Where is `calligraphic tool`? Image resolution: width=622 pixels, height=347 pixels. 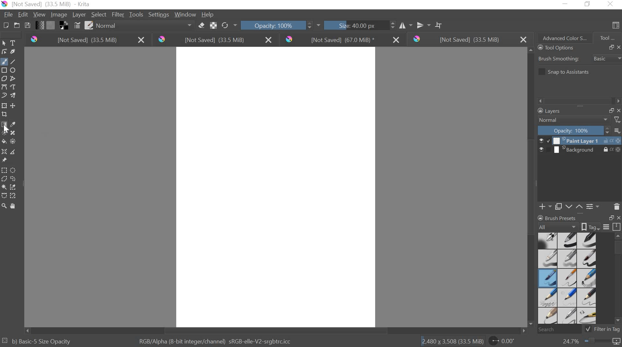
calligraphic tool is located at coordinates (14, 52).